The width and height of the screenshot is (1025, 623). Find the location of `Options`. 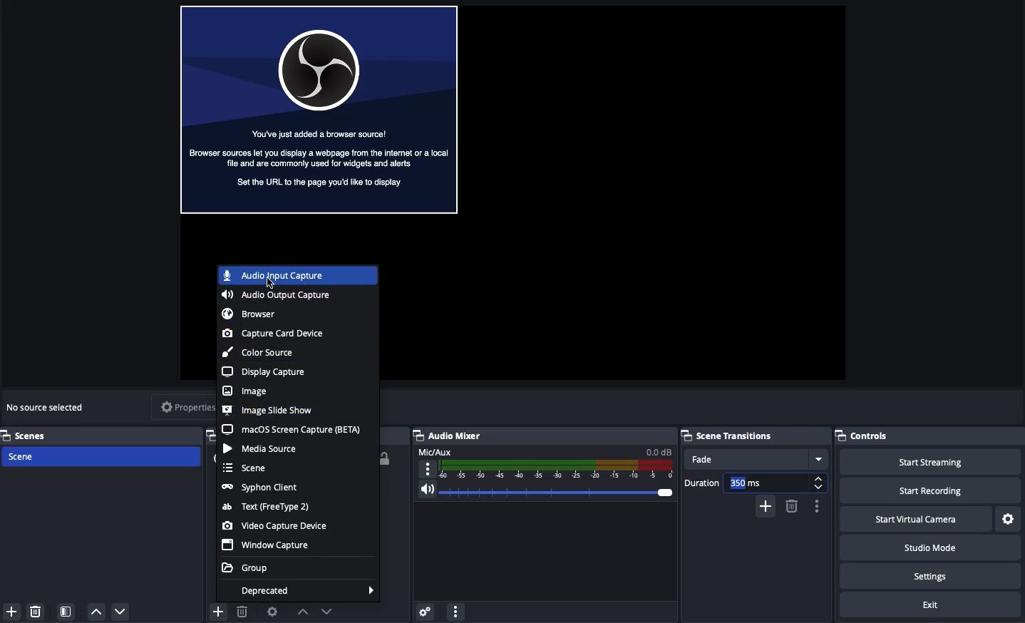

Options is located at coordinates (455, 609).